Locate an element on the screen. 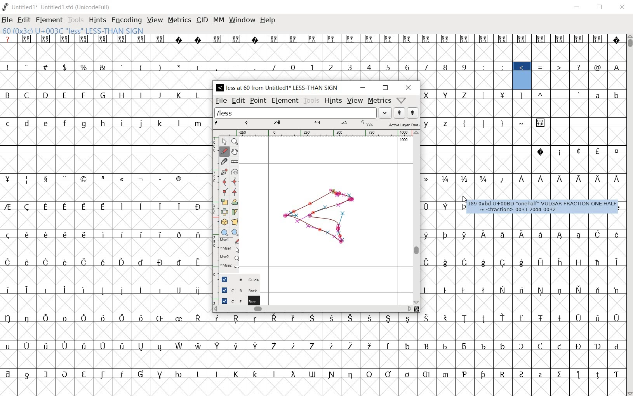  active layer: foreground is located at coordinates (316, 124).